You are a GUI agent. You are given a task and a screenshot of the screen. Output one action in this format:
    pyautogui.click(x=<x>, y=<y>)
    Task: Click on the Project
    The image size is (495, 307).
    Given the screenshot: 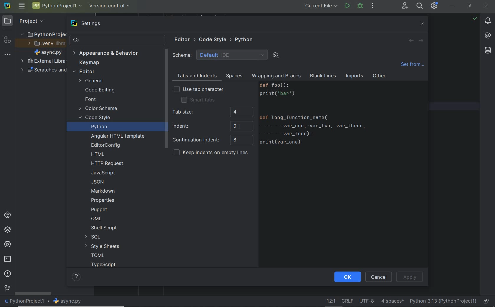 What is the action you would take?
    pyautogui.click(x=26, y=21)
    